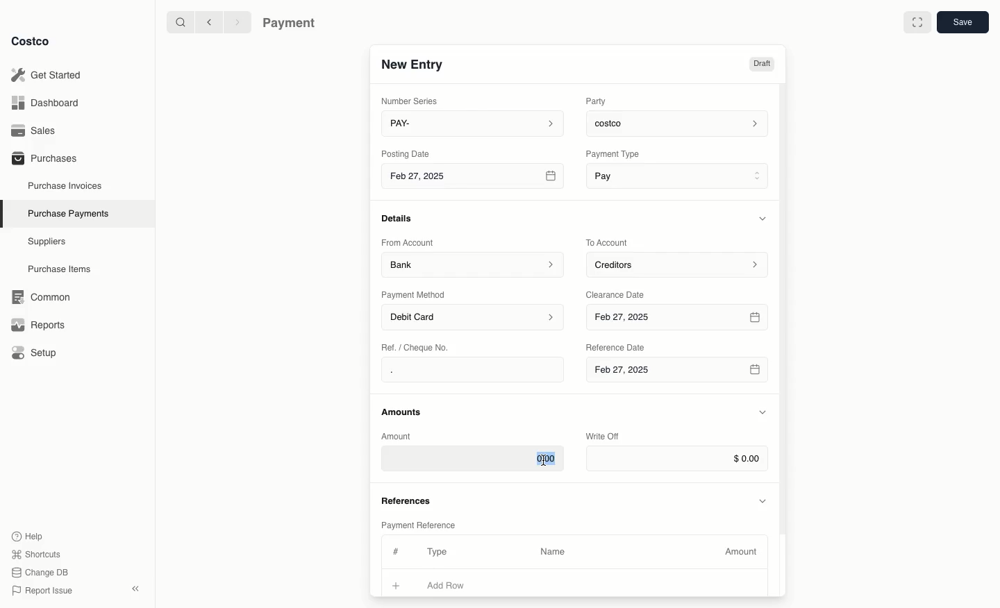 The image size is (1000, 608). Describe the element at coordinates (608, 242) in the screenshot. I see `To Account` at that location.